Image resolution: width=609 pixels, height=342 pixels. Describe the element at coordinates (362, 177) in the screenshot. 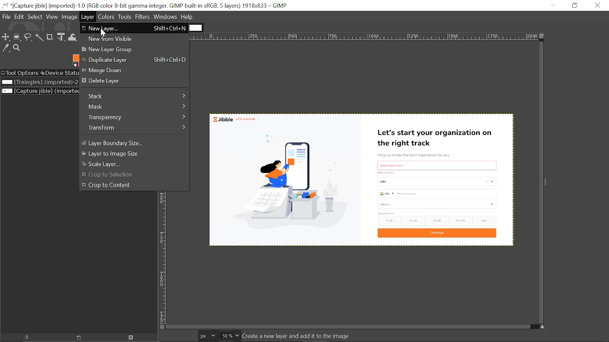

I see `Current image` at that location.